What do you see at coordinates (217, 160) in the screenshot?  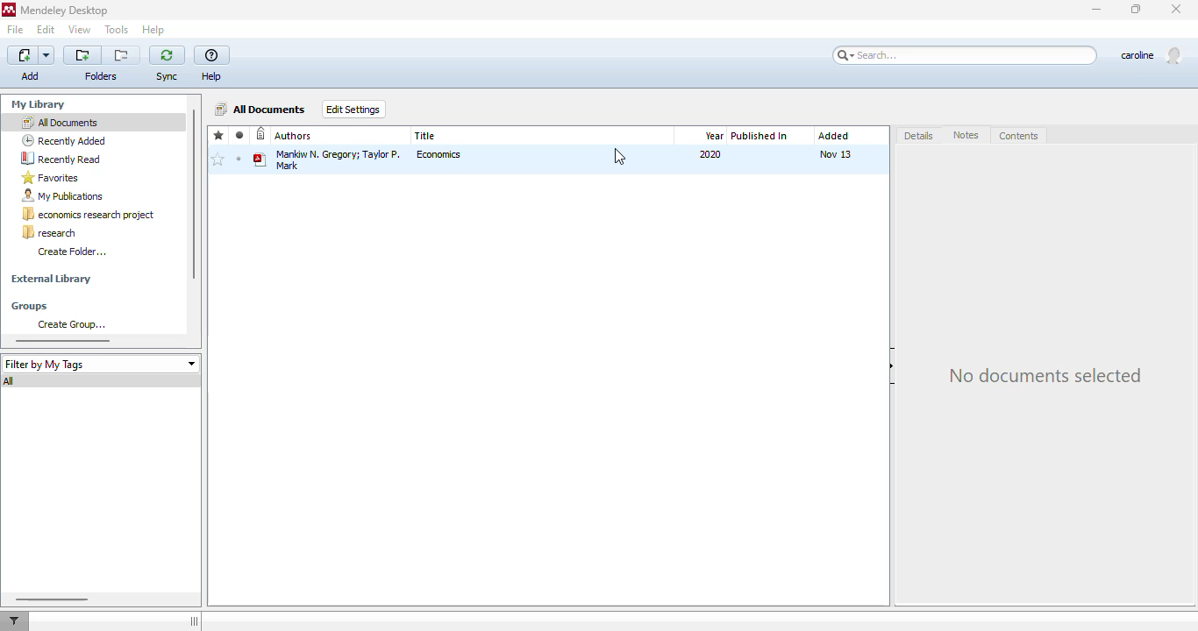 I see `add to favorites` at bounding box center [217, 160].